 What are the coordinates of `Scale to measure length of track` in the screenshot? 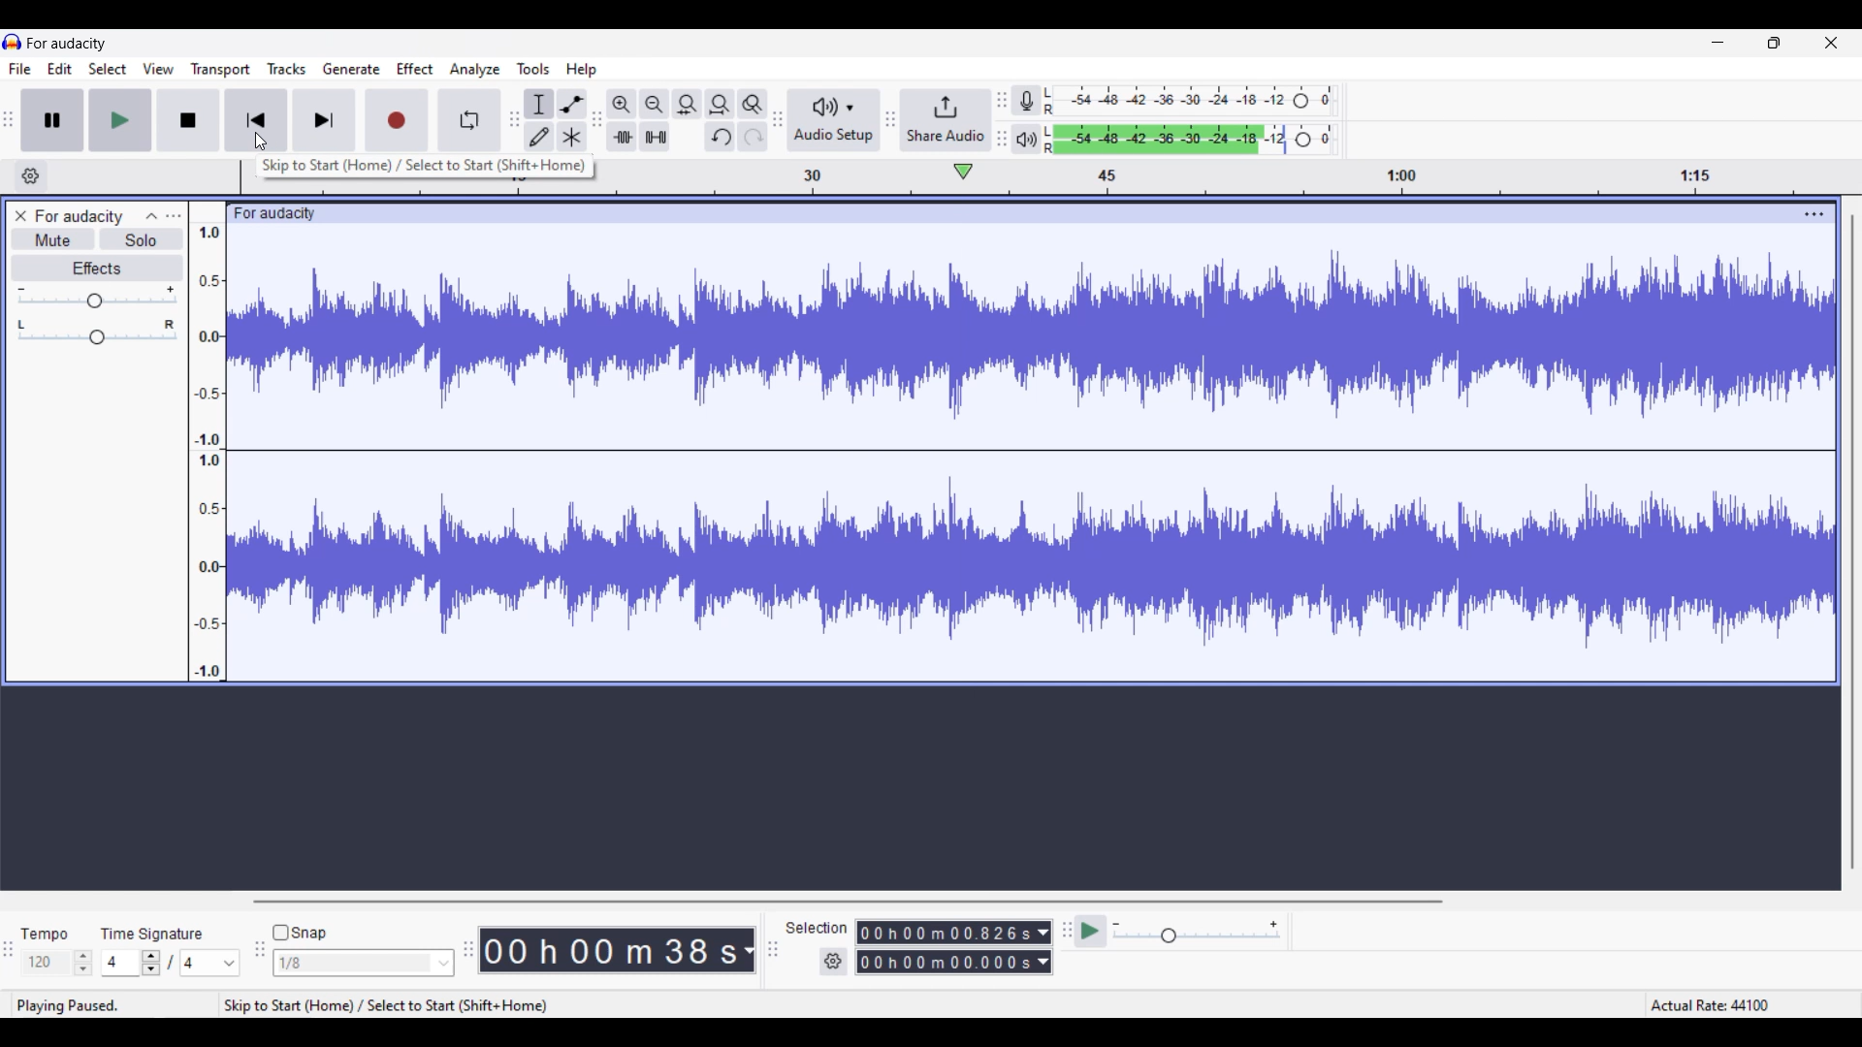 It's located at (1226, 176).